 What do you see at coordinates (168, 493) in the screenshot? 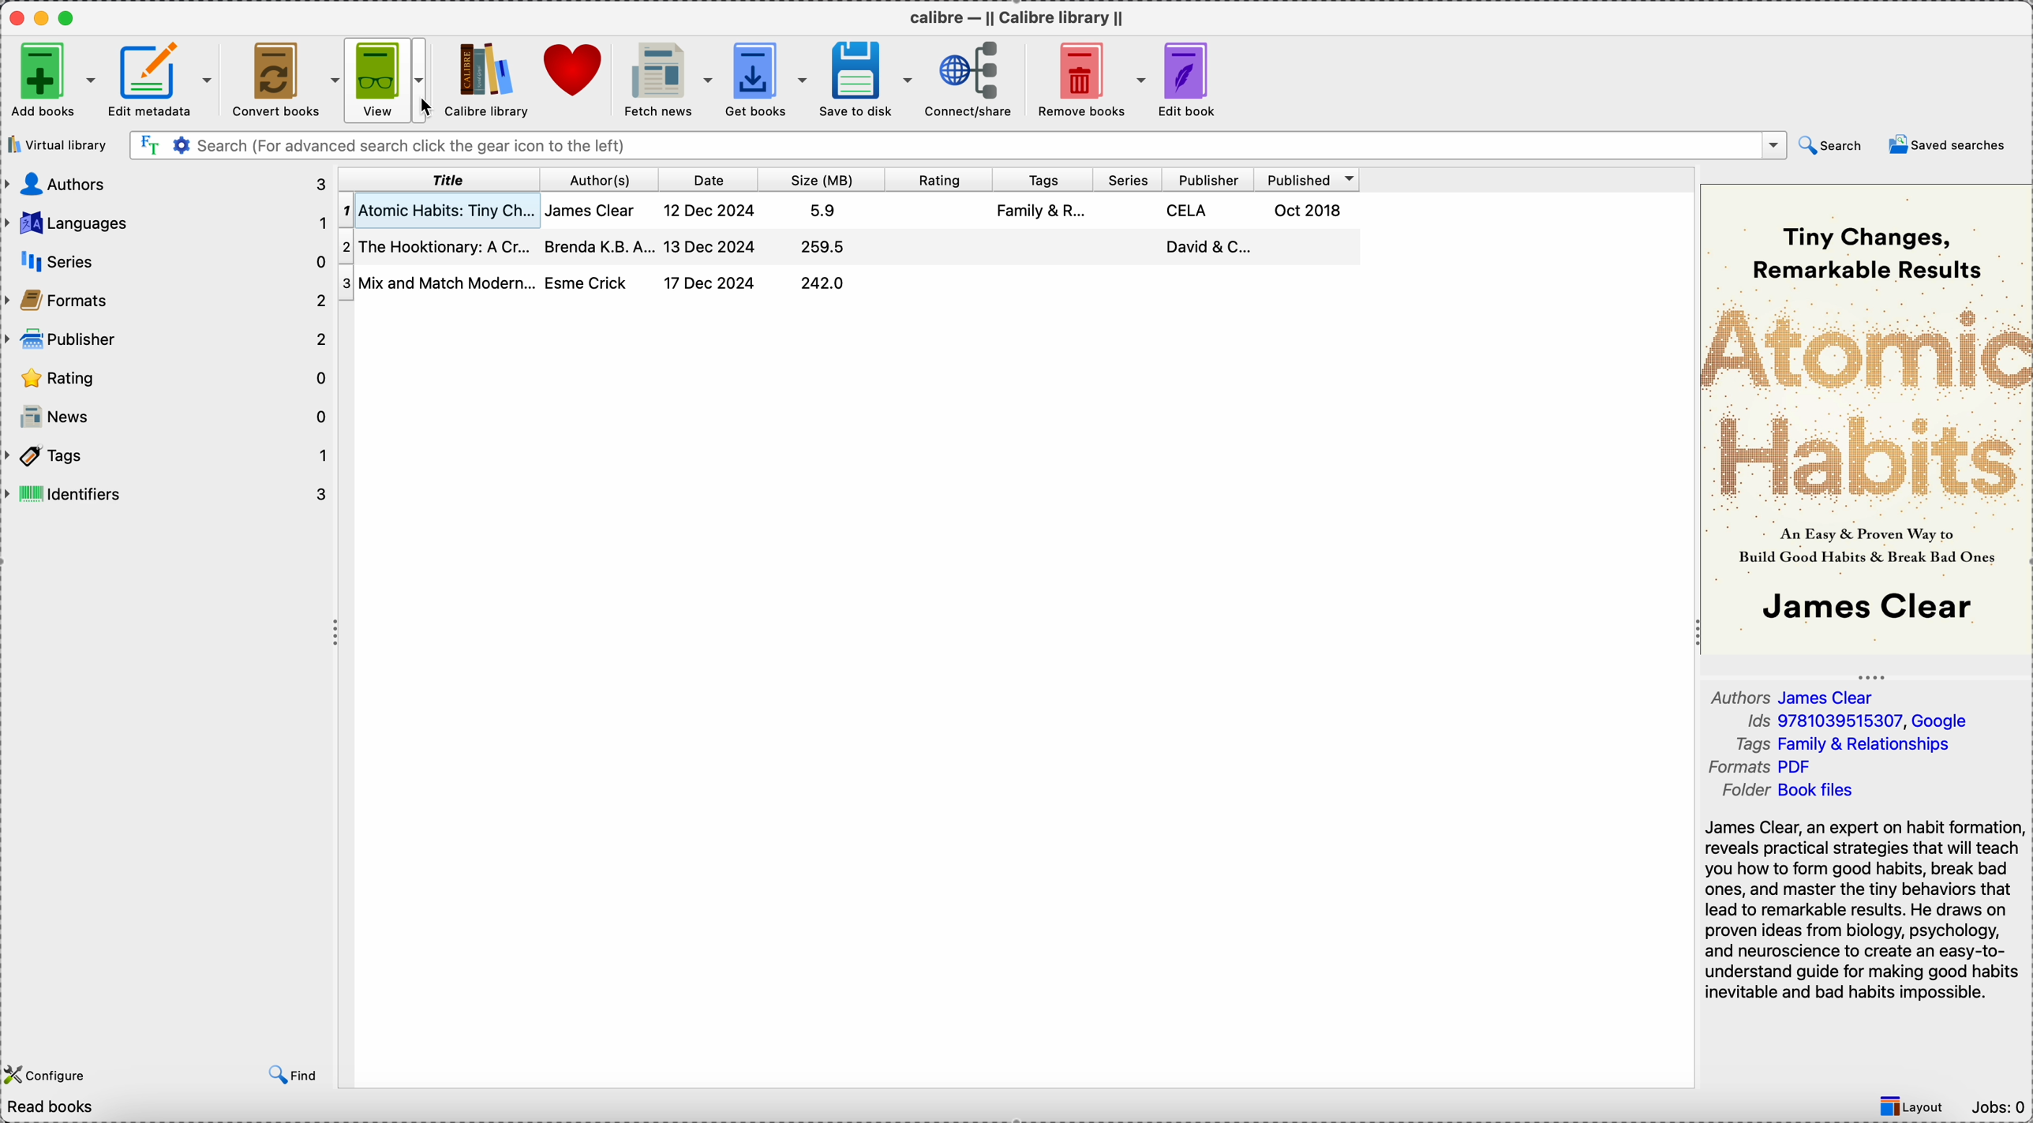
I see `identifiers` at bounding box center [168, 493].